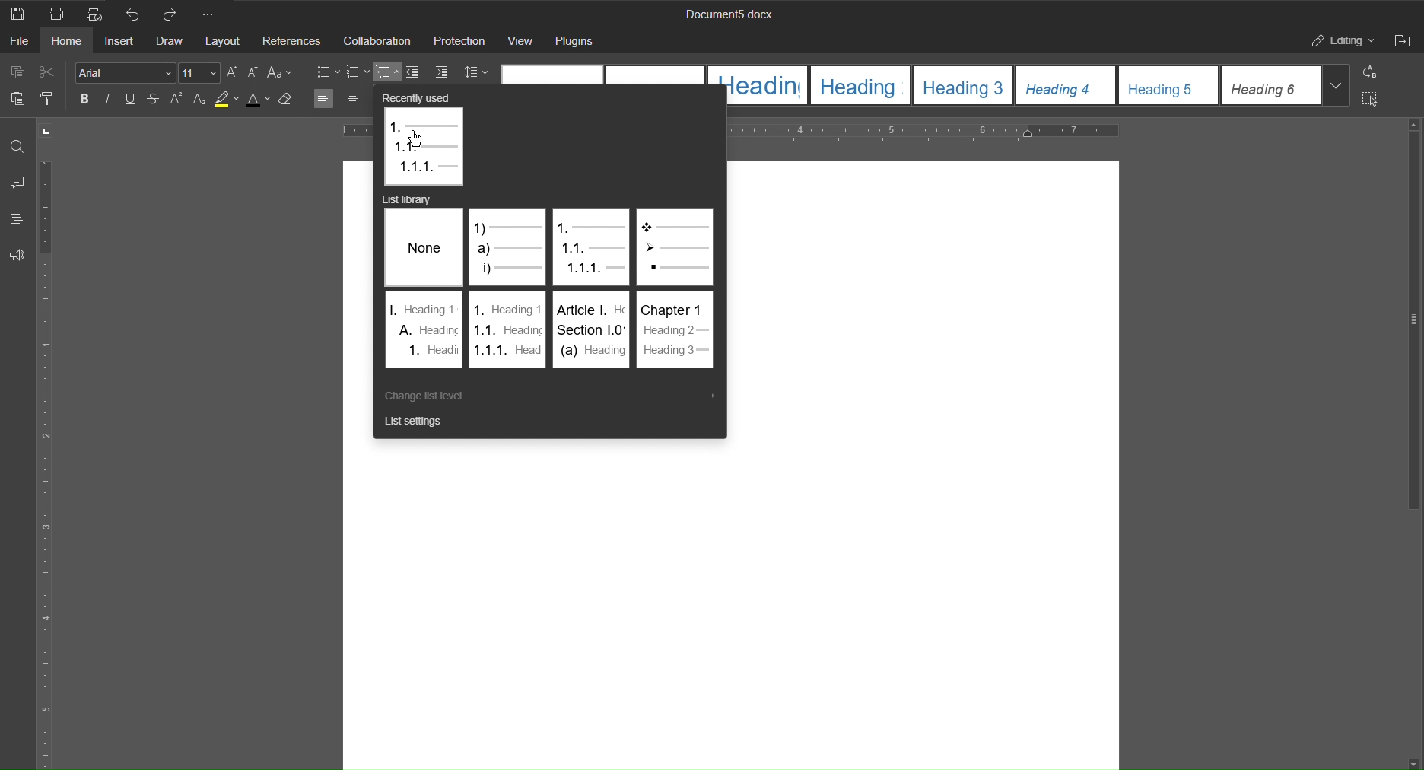 Image resolution: width=1424 pixels, height=770 pixels. I want to click on Draw, so click(172, 43).